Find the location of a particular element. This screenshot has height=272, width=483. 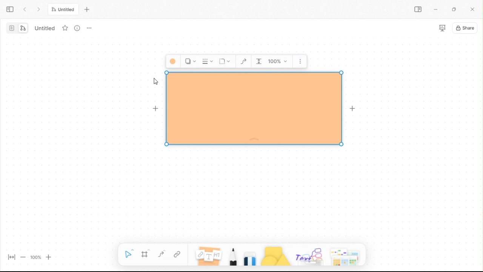

share is located at coordinates (465, 28).